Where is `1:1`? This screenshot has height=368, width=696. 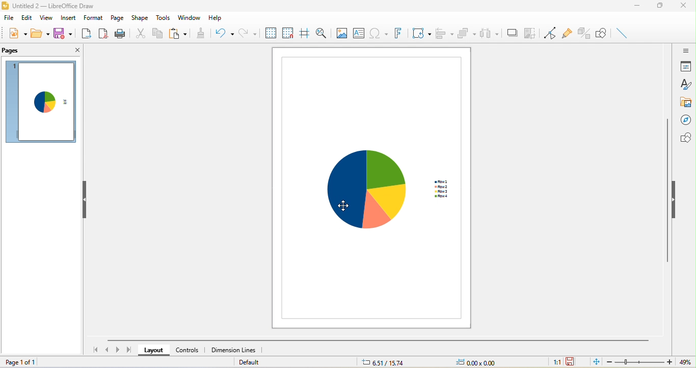
1:1 is located at coordinates (552, 362).